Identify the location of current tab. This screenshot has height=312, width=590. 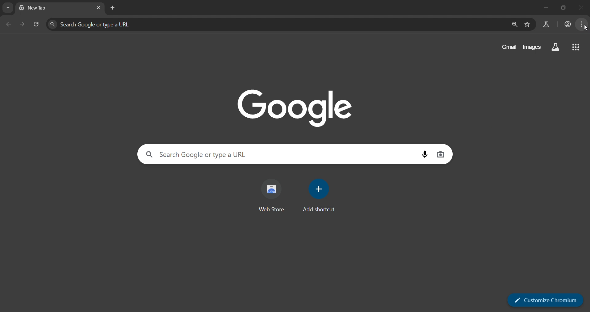
(38, 8).